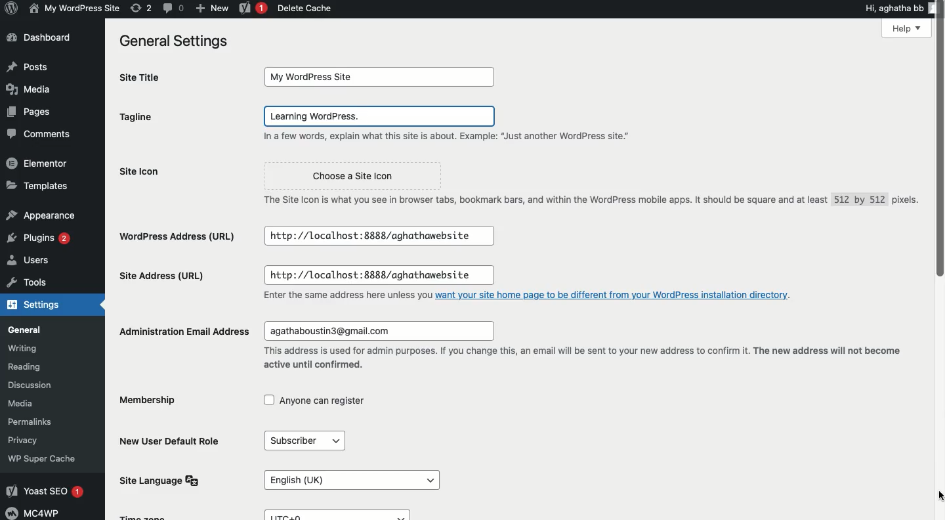 This screenshot has width=945, height=520. What do you see at coordinates (303, 439) in the screenshot?
I see `Subscriber` at bounding box center [303, 439].